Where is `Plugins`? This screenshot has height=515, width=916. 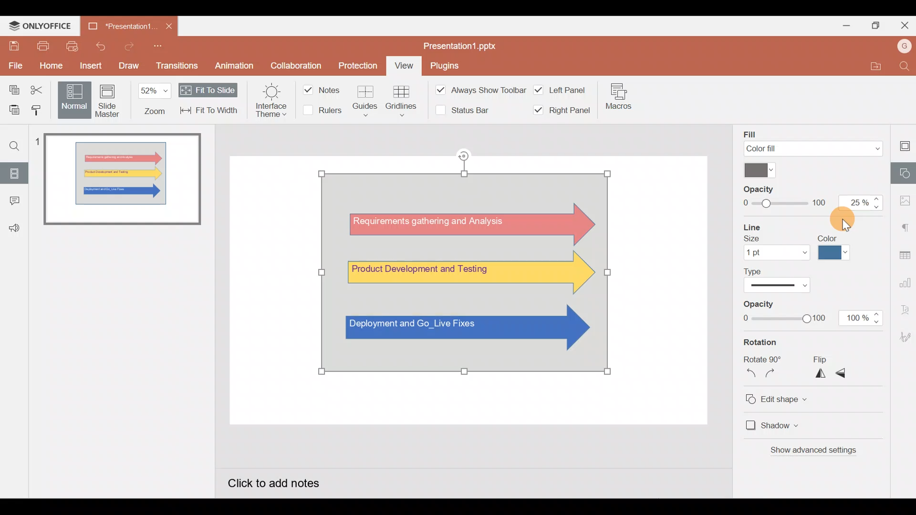 Plugins is located at coordinates (445, 67).